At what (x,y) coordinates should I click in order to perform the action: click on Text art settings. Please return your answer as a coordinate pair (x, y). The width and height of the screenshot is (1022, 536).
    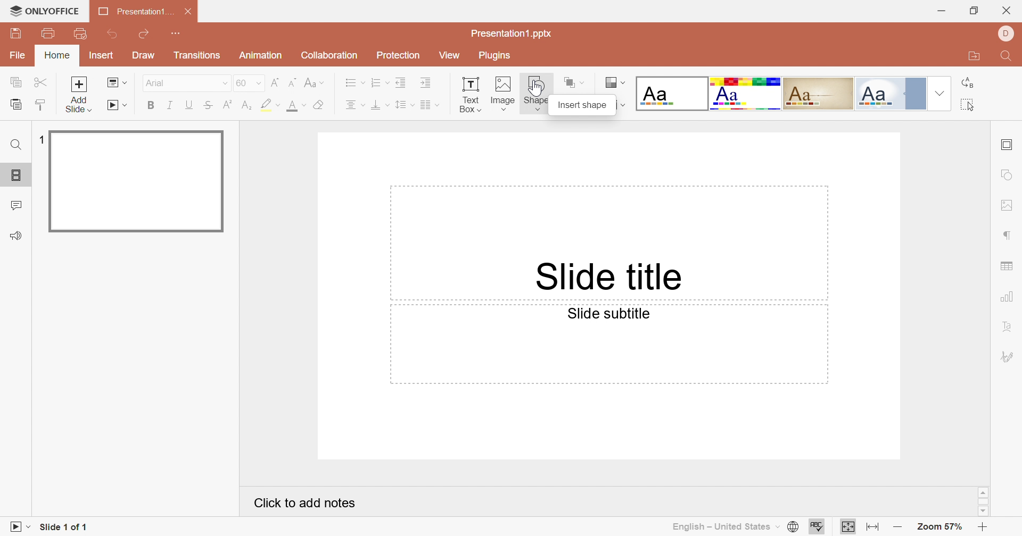
    Looking at the image, I should click on (1008, 326).